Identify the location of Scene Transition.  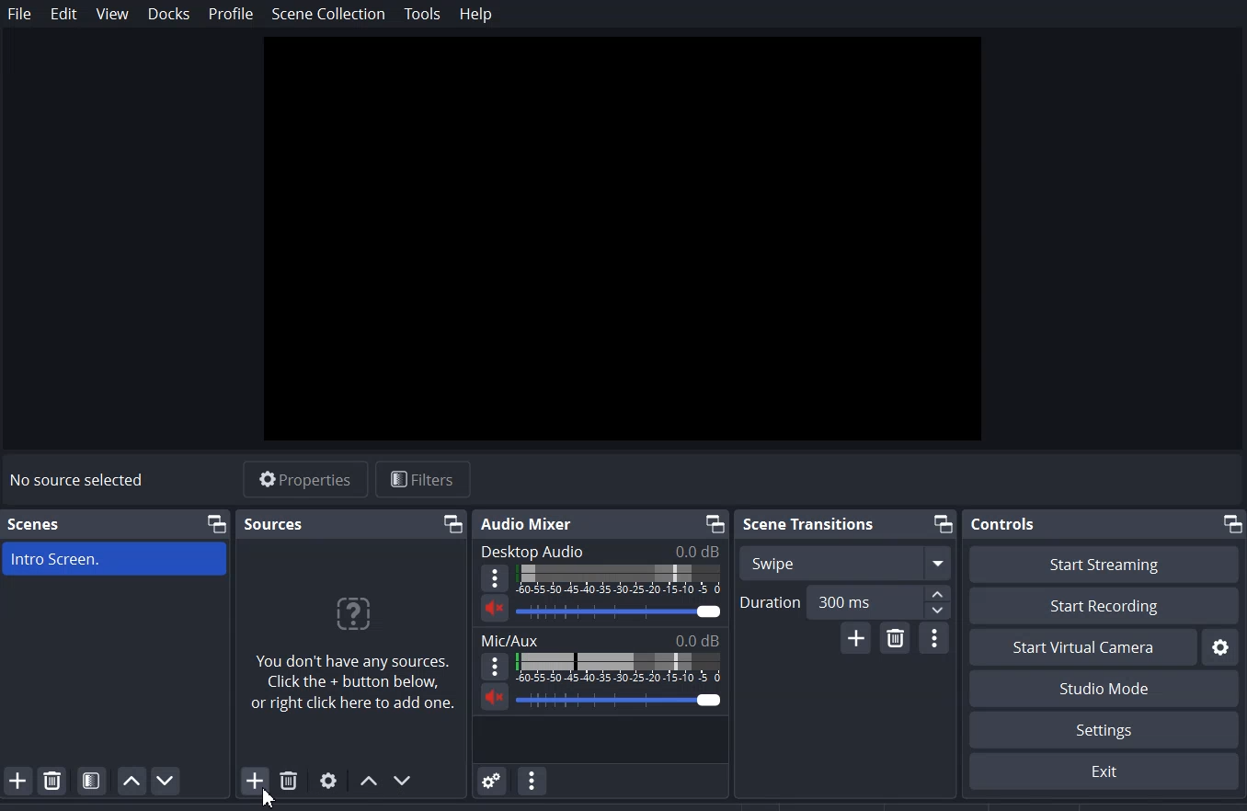
(807, 523).